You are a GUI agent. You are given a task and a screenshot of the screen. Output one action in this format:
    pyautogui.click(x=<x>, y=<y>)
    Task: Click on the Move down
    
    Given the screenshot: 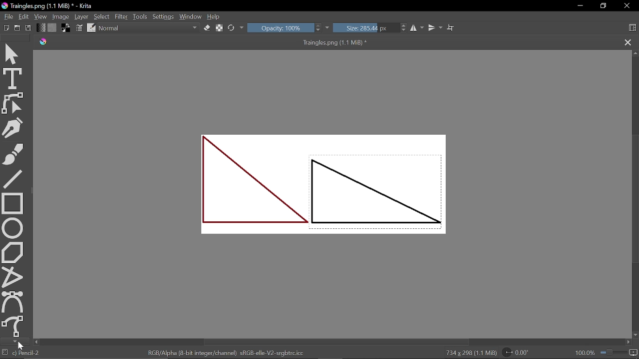 What is the action you would take?
    pyautogui.click(x=635, y=335)
    